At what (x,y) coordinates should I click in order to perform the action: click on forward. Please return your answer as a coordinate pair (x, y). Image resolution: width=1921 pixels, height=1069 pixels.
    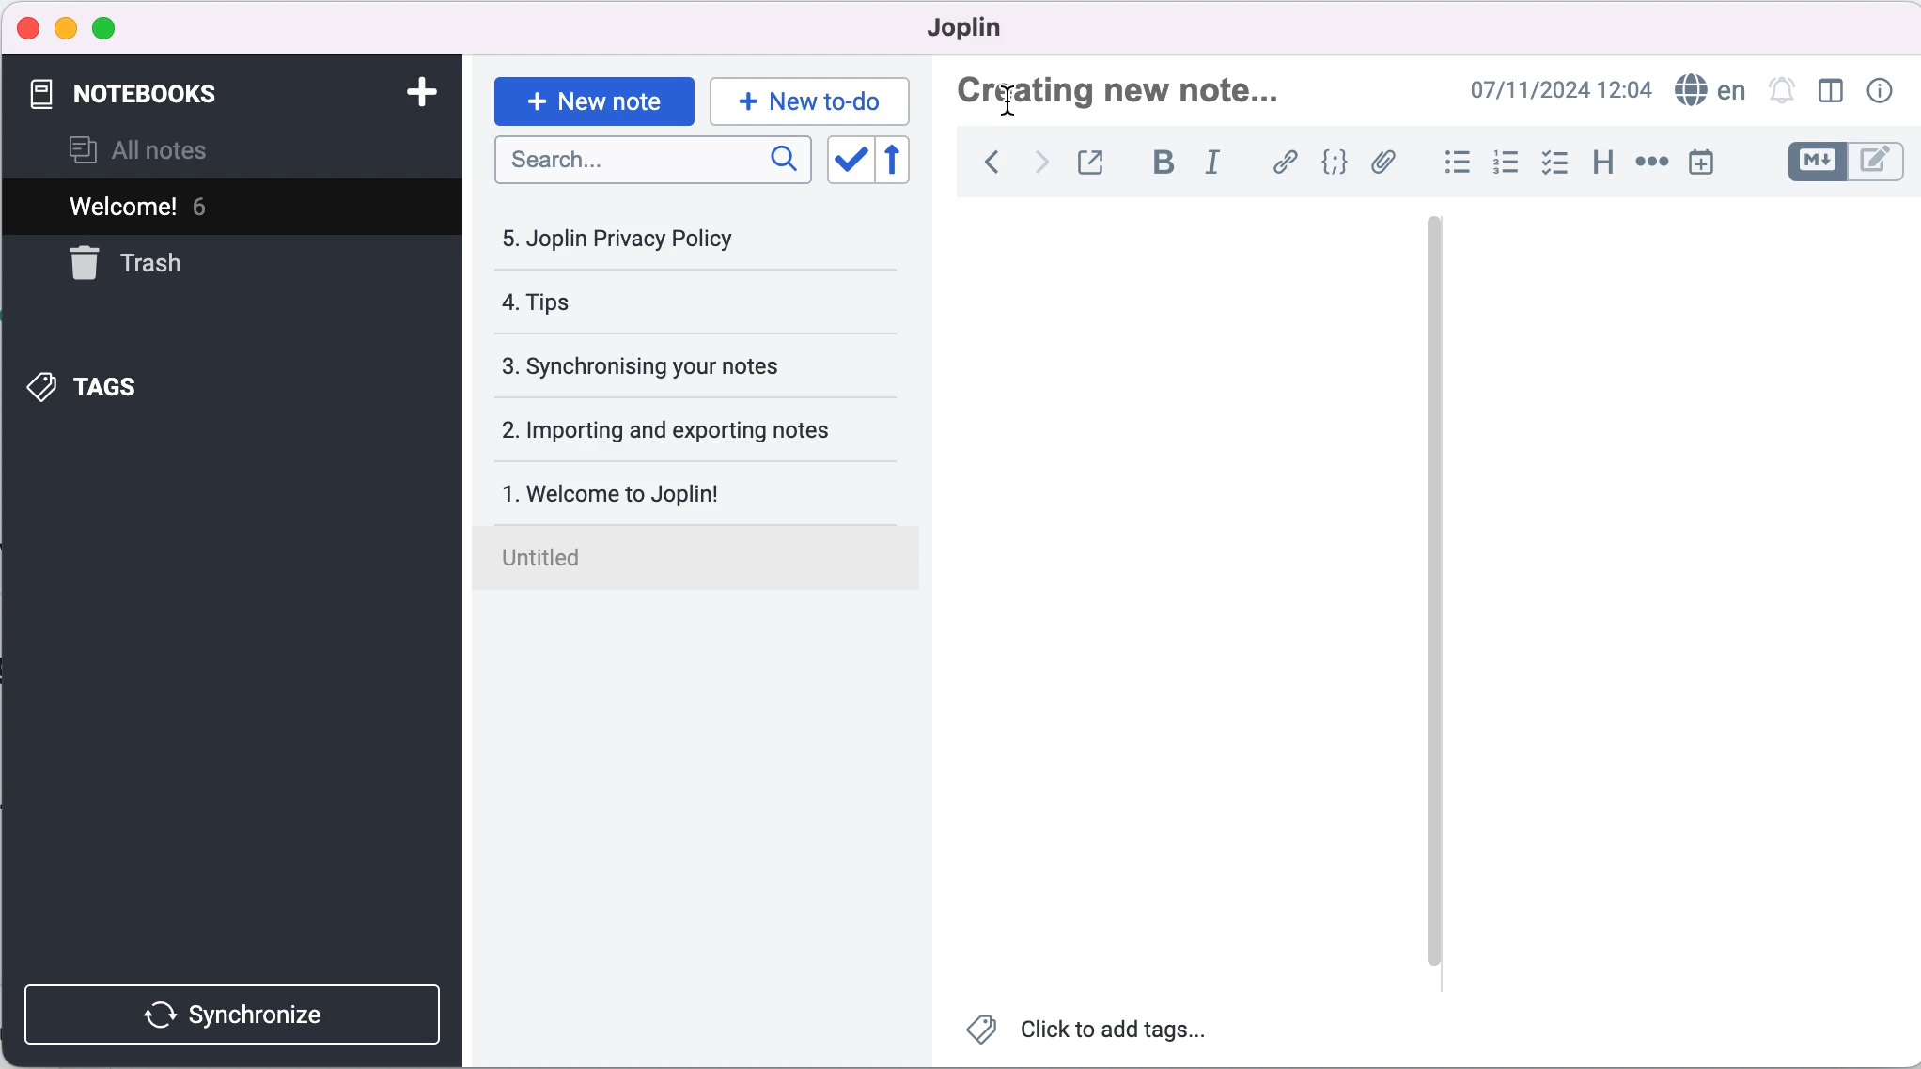
    Looking at the image, I should click on (1042, 162).